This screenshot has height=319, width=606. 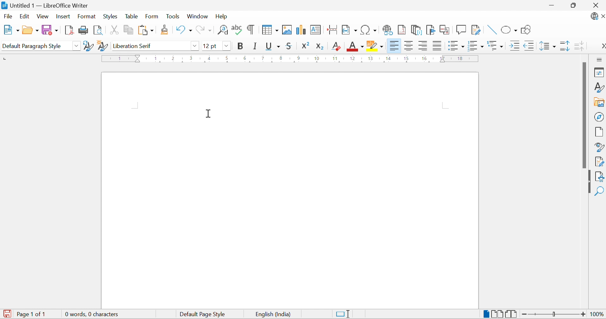 What do you see at coordinates (602, 45) in the screenshot?
I see `More` at bounding box center [602, 45].